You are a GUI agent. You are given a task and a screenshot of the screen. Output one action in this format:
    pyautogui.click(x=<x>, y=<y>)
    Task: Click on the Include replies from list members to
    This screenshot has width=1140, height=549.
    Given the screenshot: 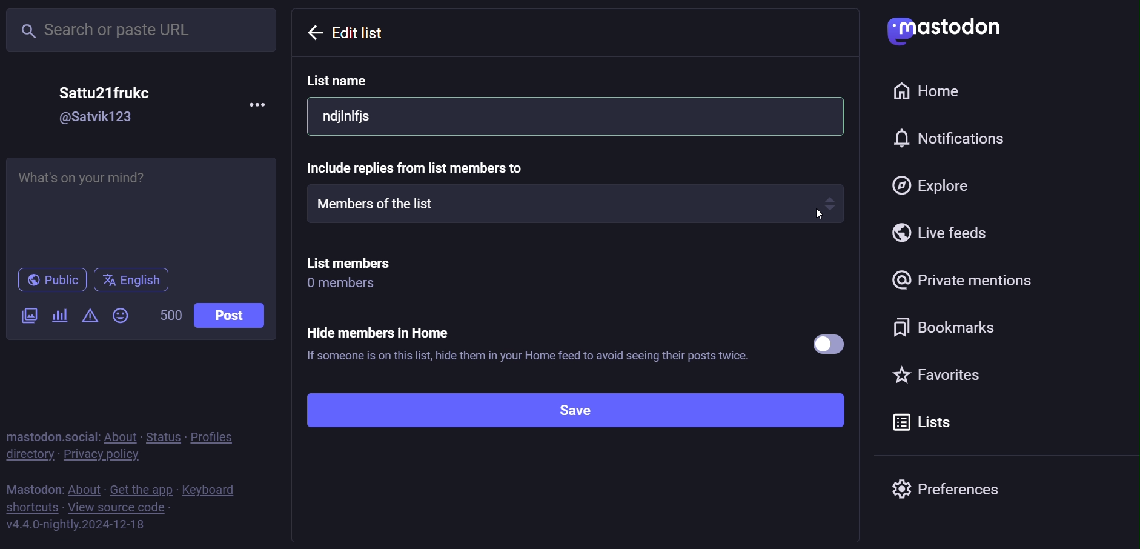 What is the action you would take?
    pyautogui.click(x=442, y=167)
    